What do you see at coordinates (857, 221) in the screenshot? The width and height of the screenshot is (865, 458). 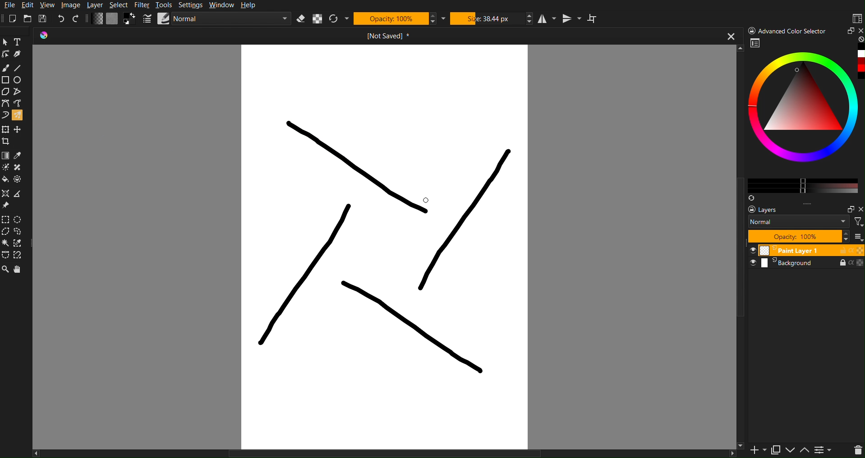 I see `filter` at bounding box center [857, 221].